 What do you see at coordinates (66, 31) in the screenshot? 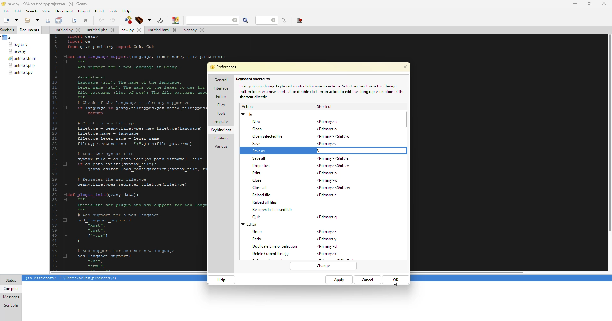
I see `file` at bounding box center [66, 31].